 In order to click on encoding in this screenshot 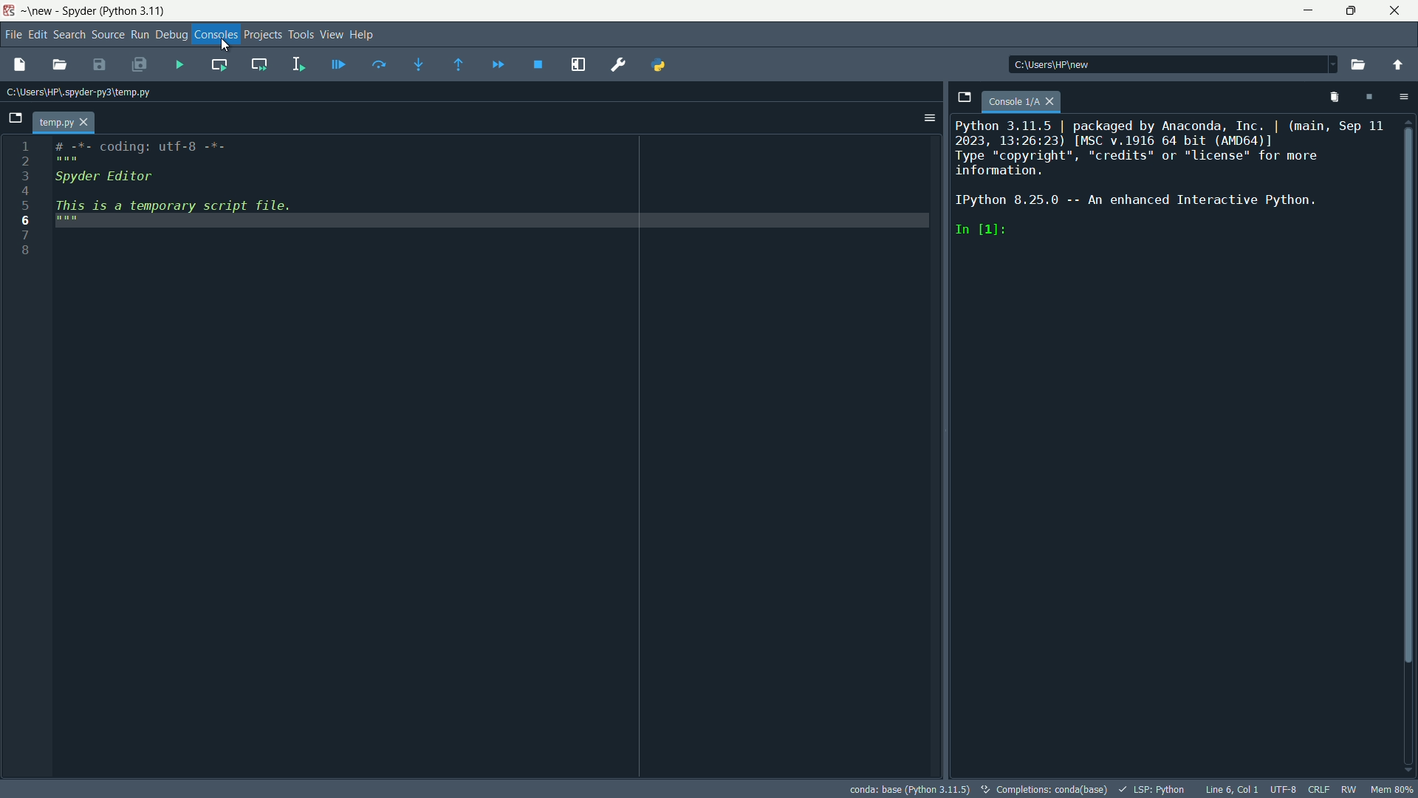, I will do `click(1285, 789)`.